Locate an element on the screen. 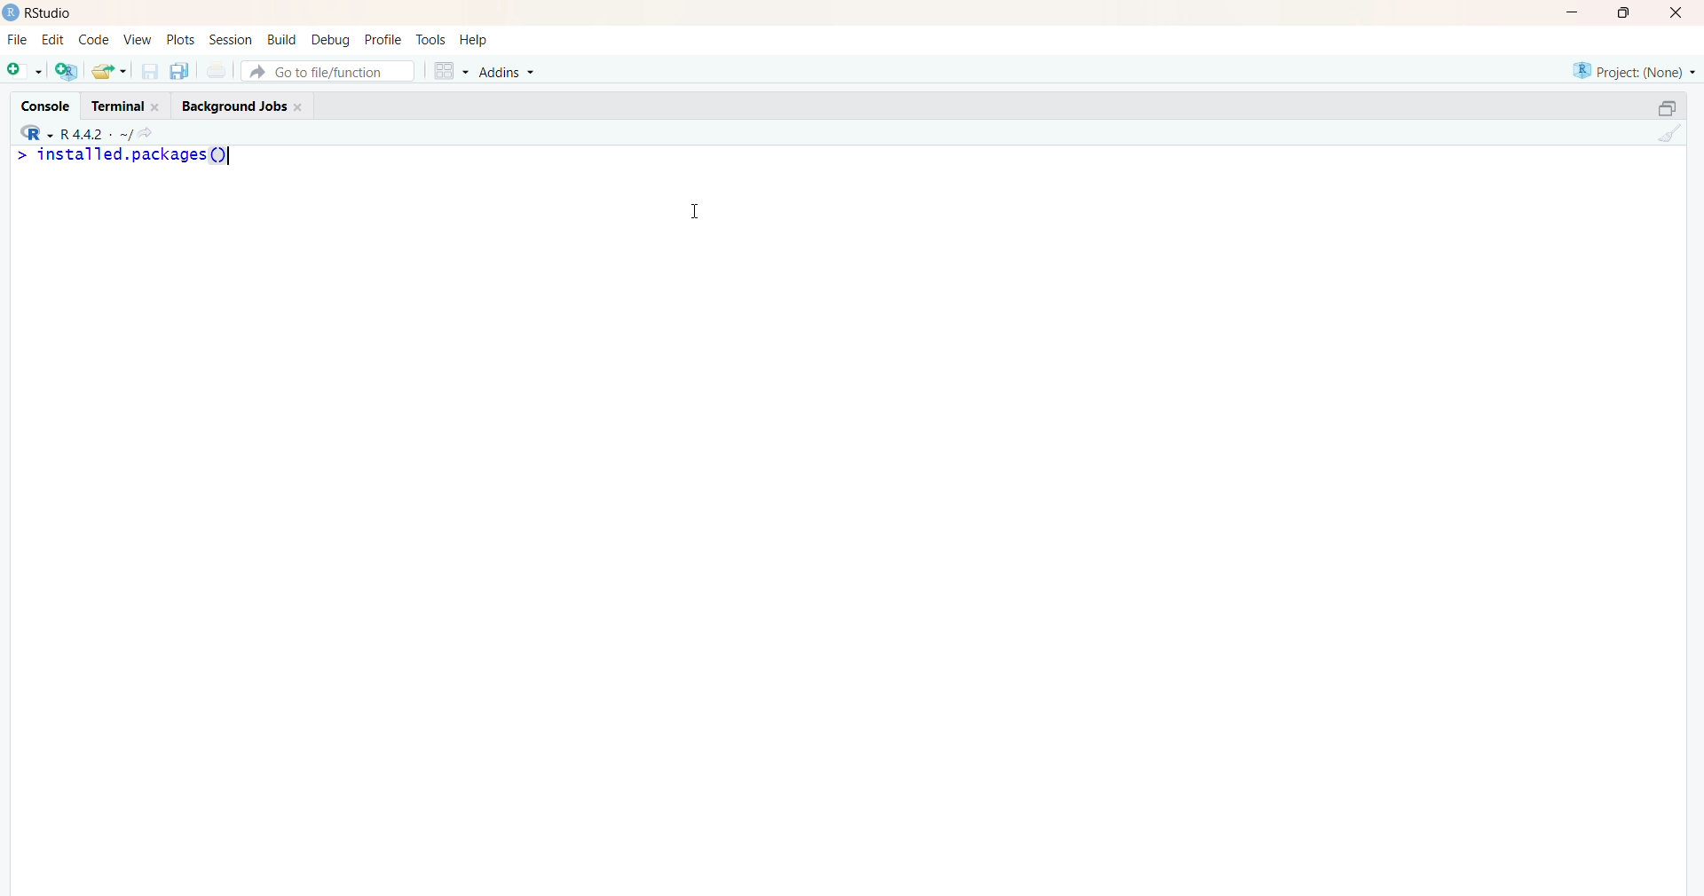  create a project is located at coordinates (66, 71).